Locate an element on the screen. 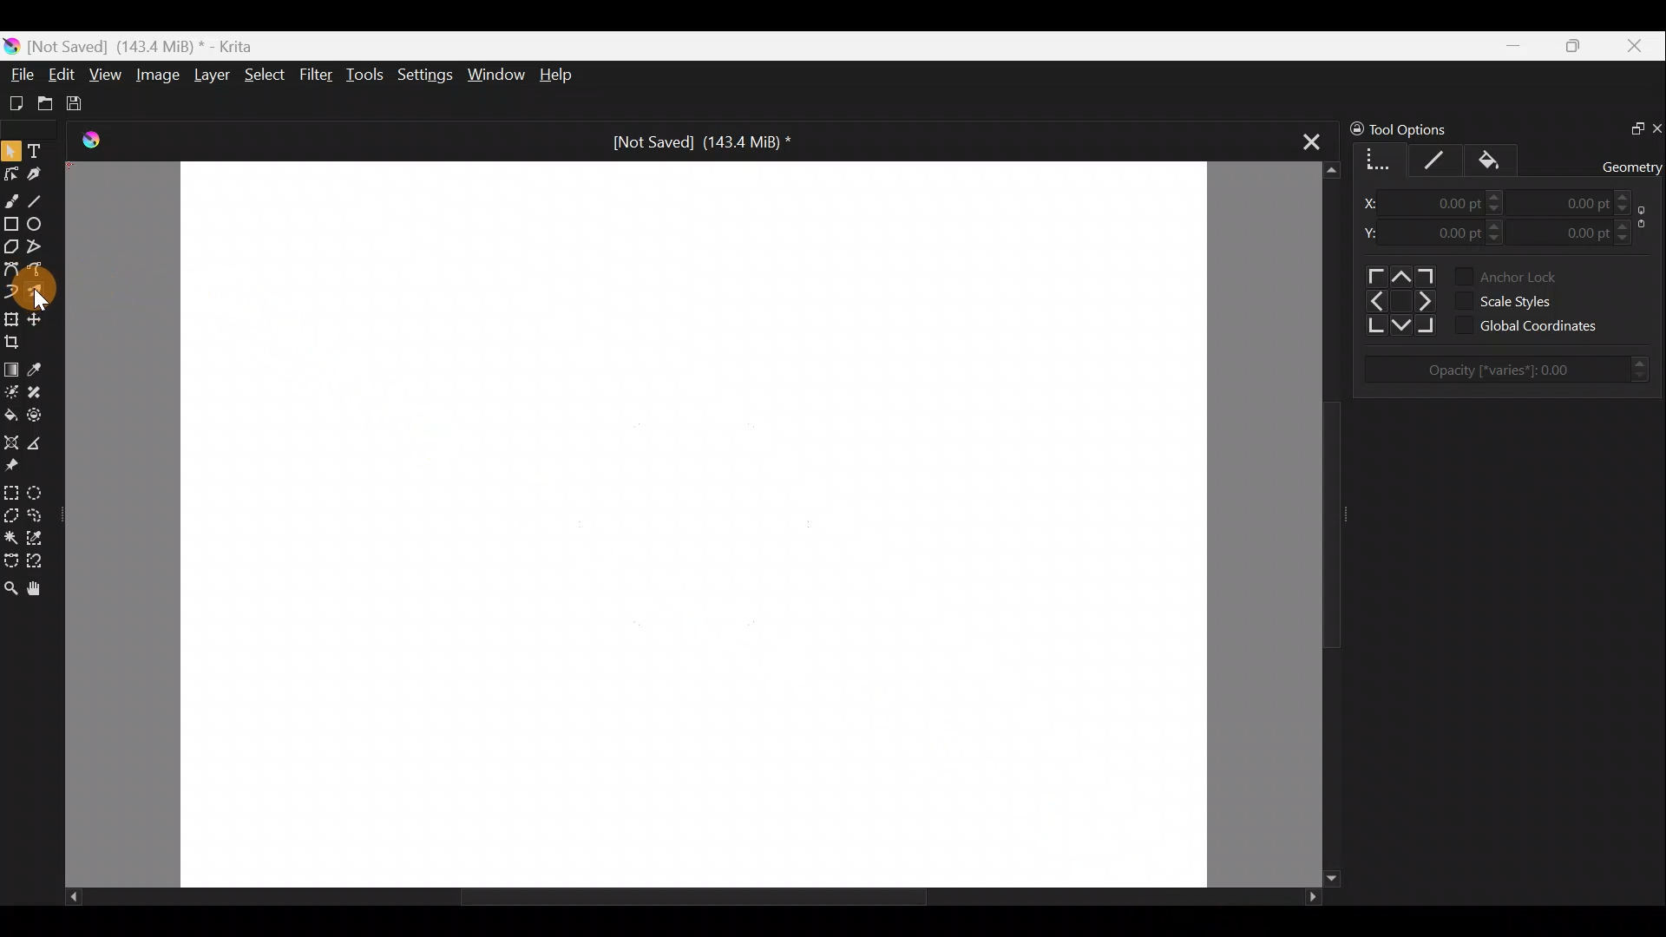  0.00pt is located at coordinates (1449, 204).